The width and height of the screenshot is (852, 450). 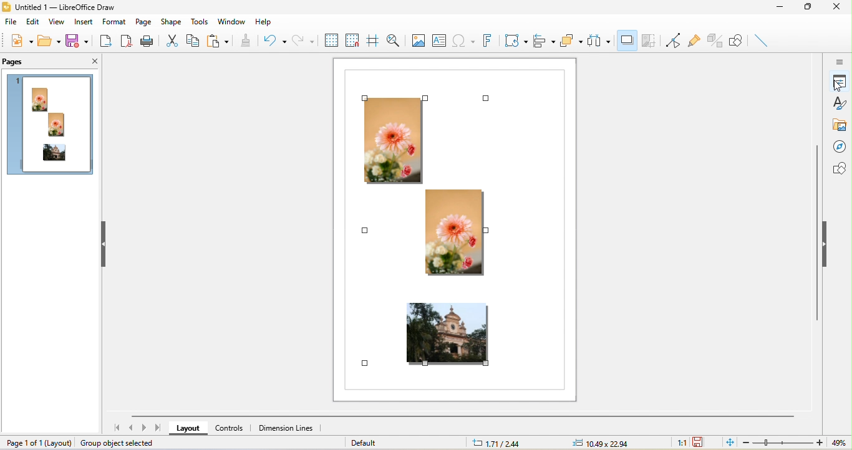 I want to click on copy, so click(x=193, y=42).